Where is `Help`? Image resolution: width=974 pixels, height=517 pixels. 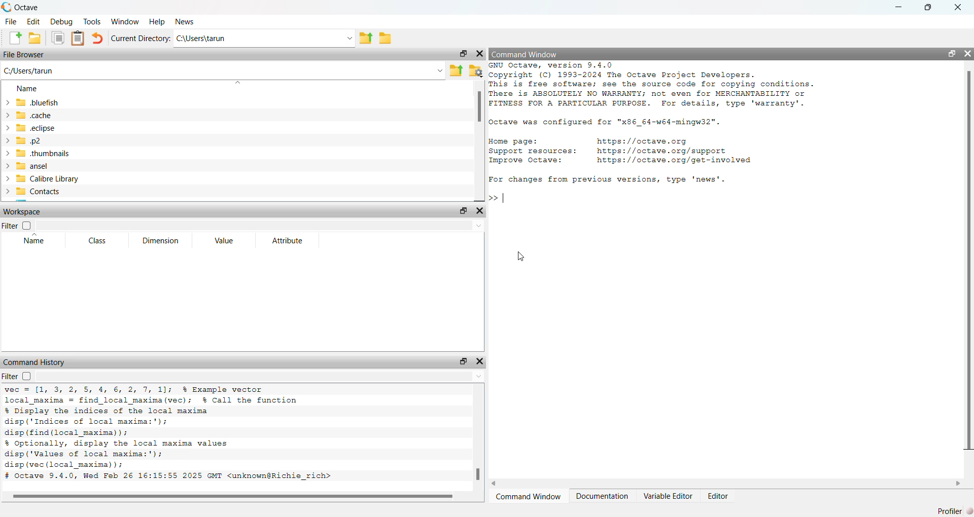 Help is located at coordinates (157, 22).